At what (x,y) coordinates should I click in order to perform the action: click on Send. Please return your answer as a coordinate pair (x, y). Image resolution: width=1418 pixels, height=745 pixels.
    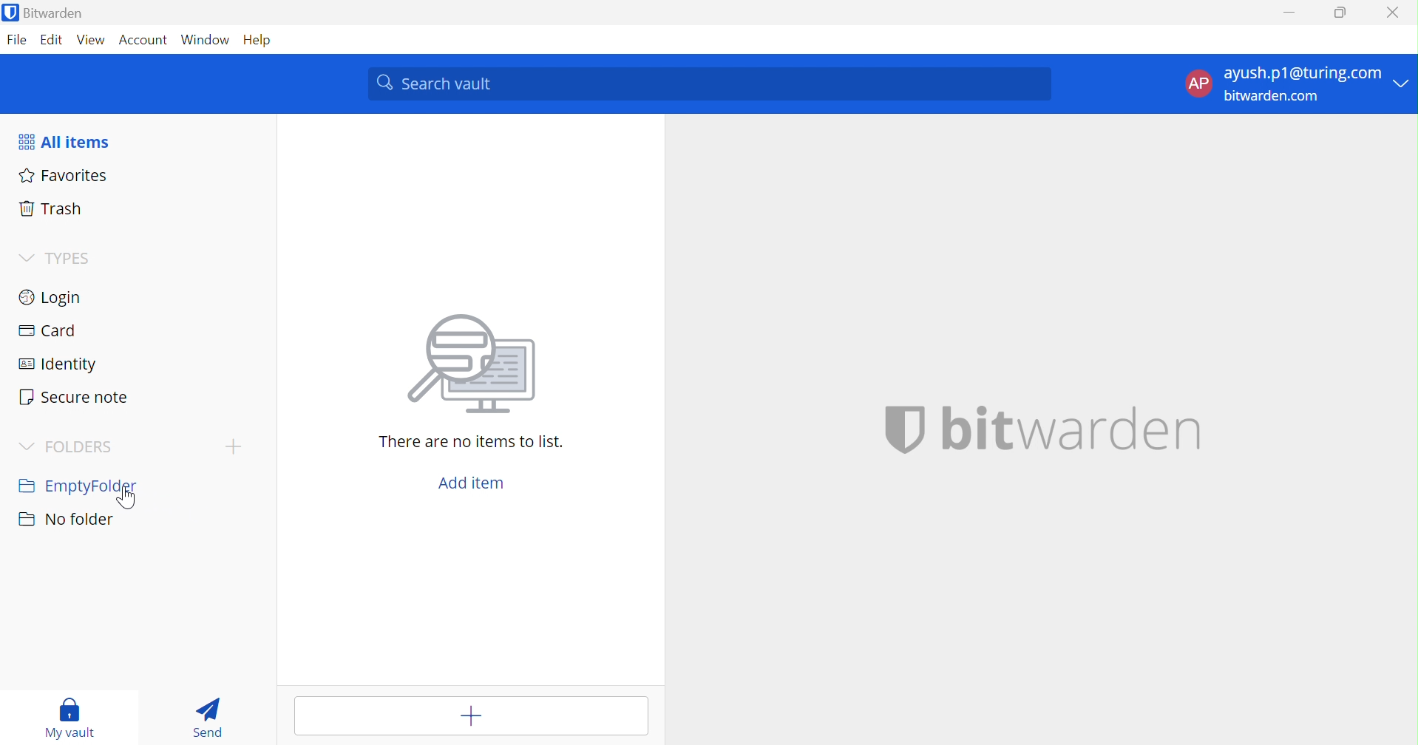
    Looking at the image, I should click on (214, 717).